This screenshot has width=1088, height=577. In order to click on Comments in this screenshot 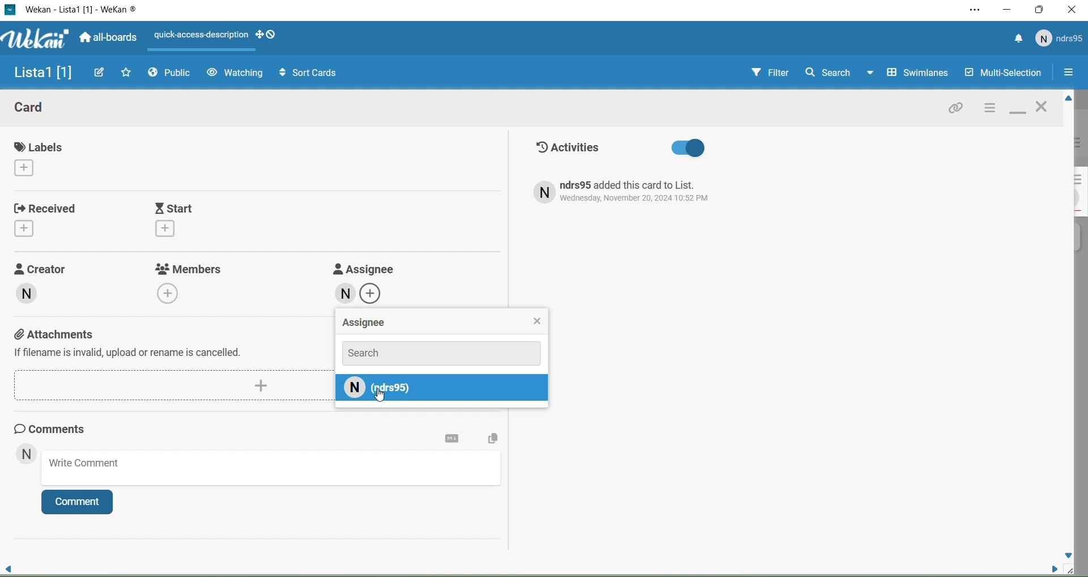, I will do `click(60, 428)`.